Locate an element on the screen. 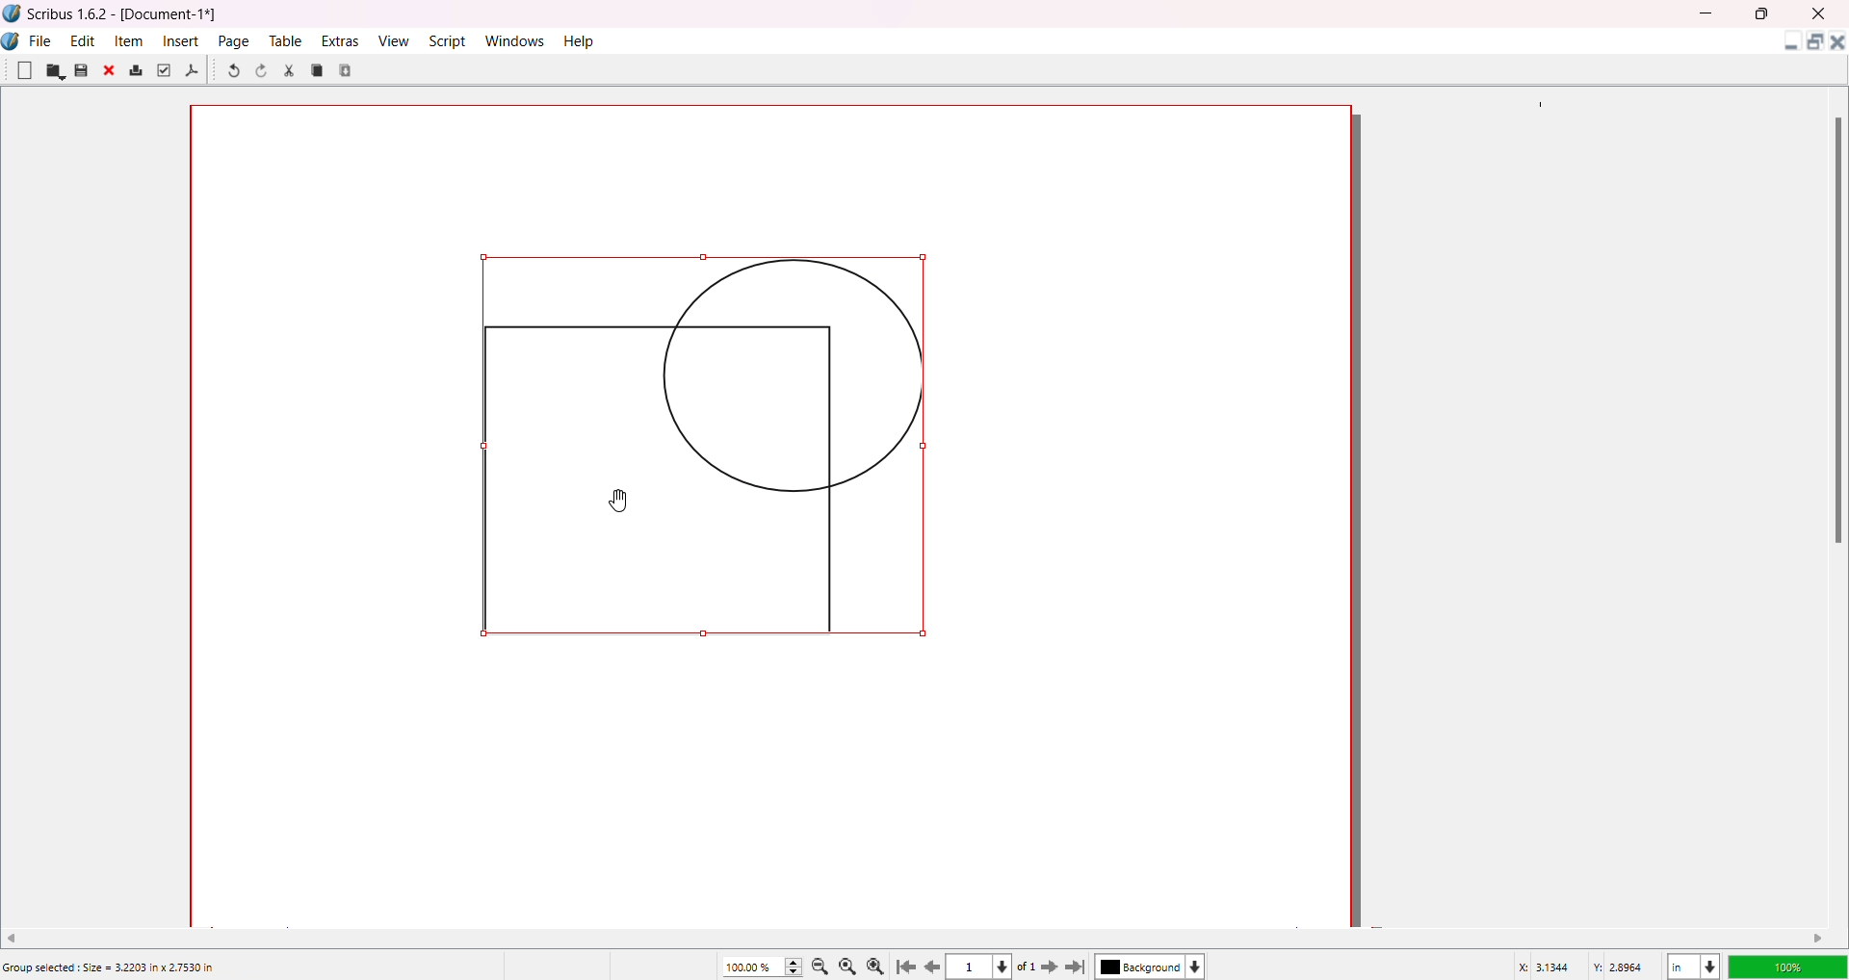 The width and height of the screenshot is (1849, 980). Maximize Document is located at coordinates (1813, 45).